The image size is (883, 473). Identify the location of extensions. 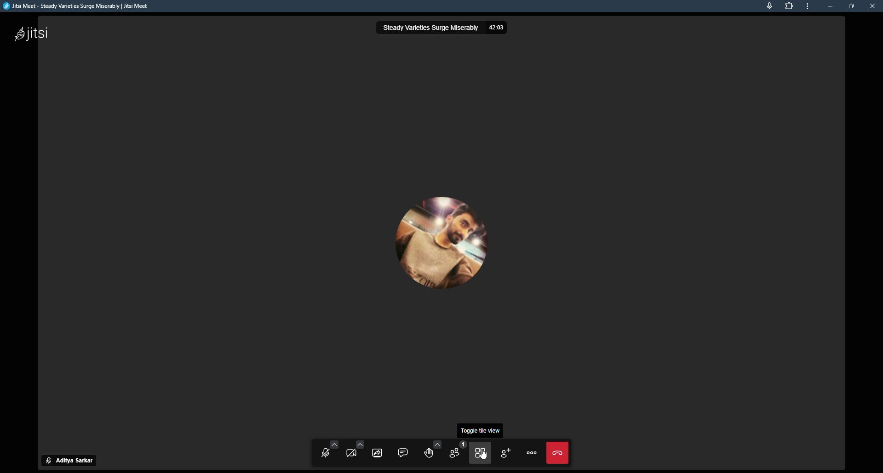
(790, 6).